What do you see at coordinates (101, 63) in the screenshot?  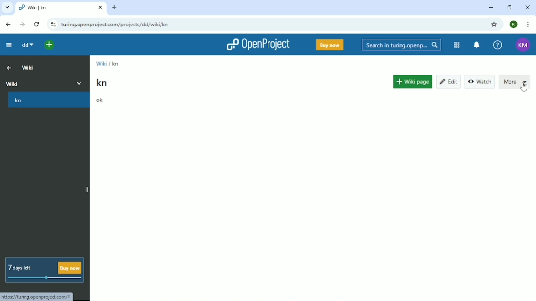 I see `Wiki` at bounding box center [101, 63].